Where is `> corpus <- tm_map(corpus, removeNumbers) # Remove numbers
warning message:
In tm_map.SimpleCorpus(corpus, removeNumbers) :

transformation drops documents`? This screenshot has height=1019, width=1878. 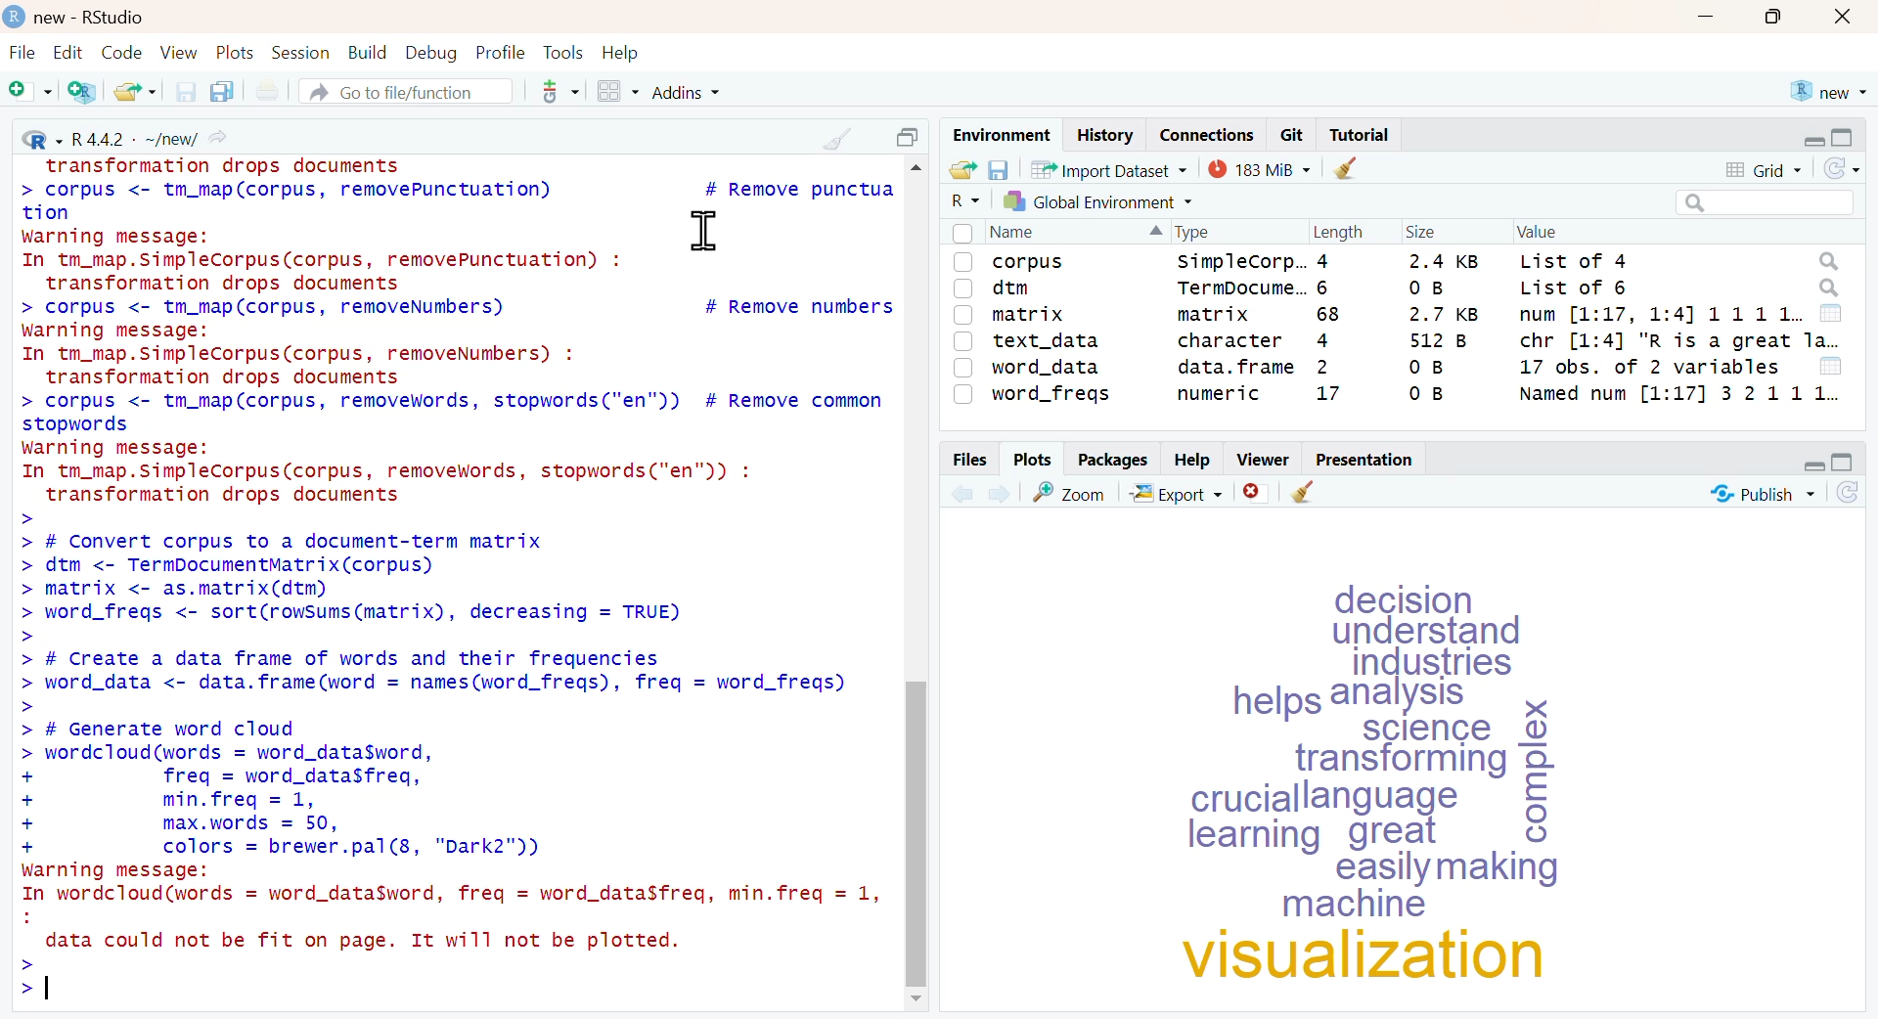
> corpus <- tm_map(corpus, removeNumbers) # Remove numbers
warning message:
In tm_map.SimpleCorpus(corpus, removeNumbers) :

transformation drops documents is located at coordinates (457, 342).